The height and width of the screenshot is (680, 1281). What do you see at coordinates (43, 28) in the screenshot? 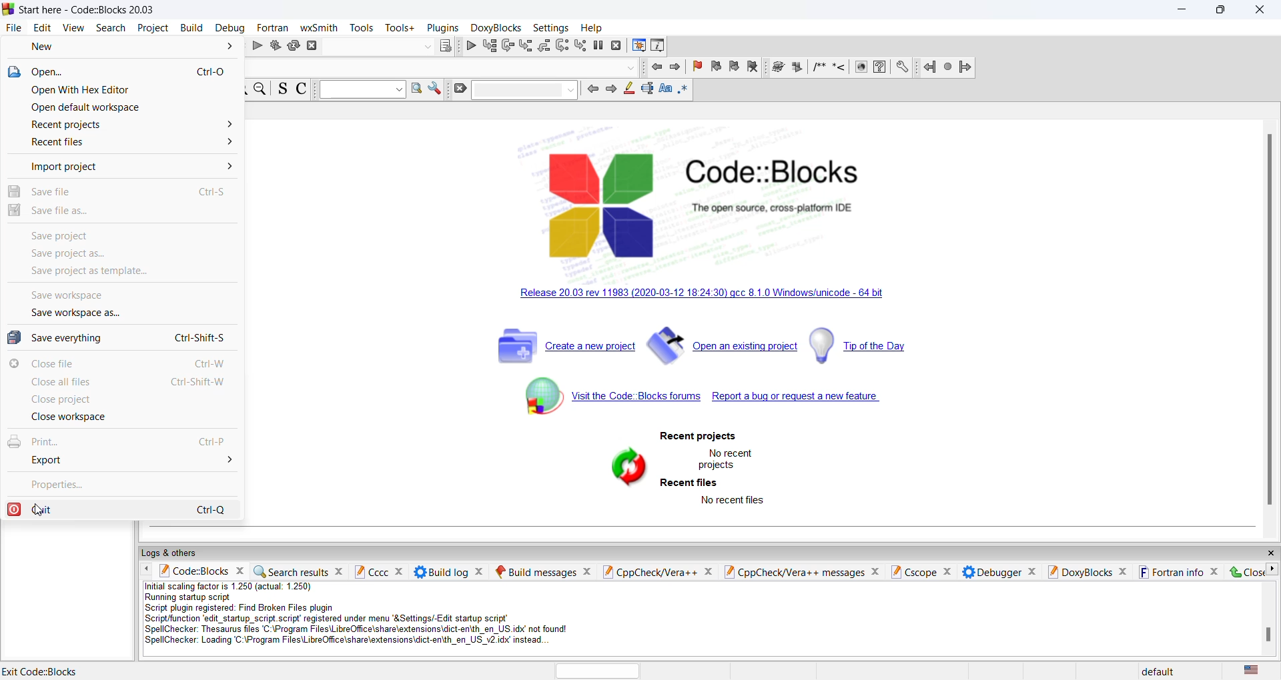
I see `edit` at bounding box center [43, 28].